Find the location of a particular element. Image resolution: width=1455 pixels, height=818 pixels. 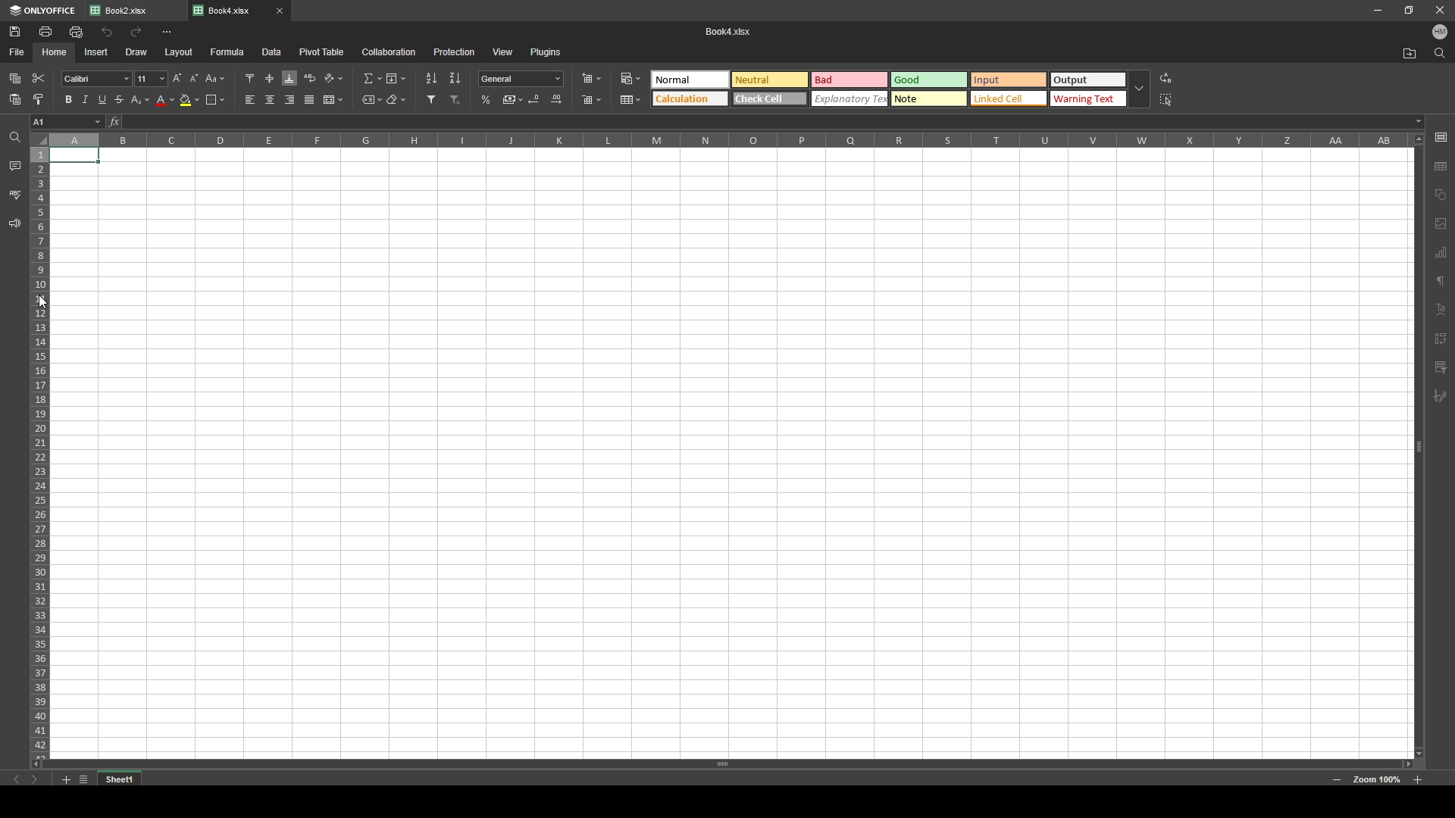

vertical scroll bar is located at coordinates (1419, 445).